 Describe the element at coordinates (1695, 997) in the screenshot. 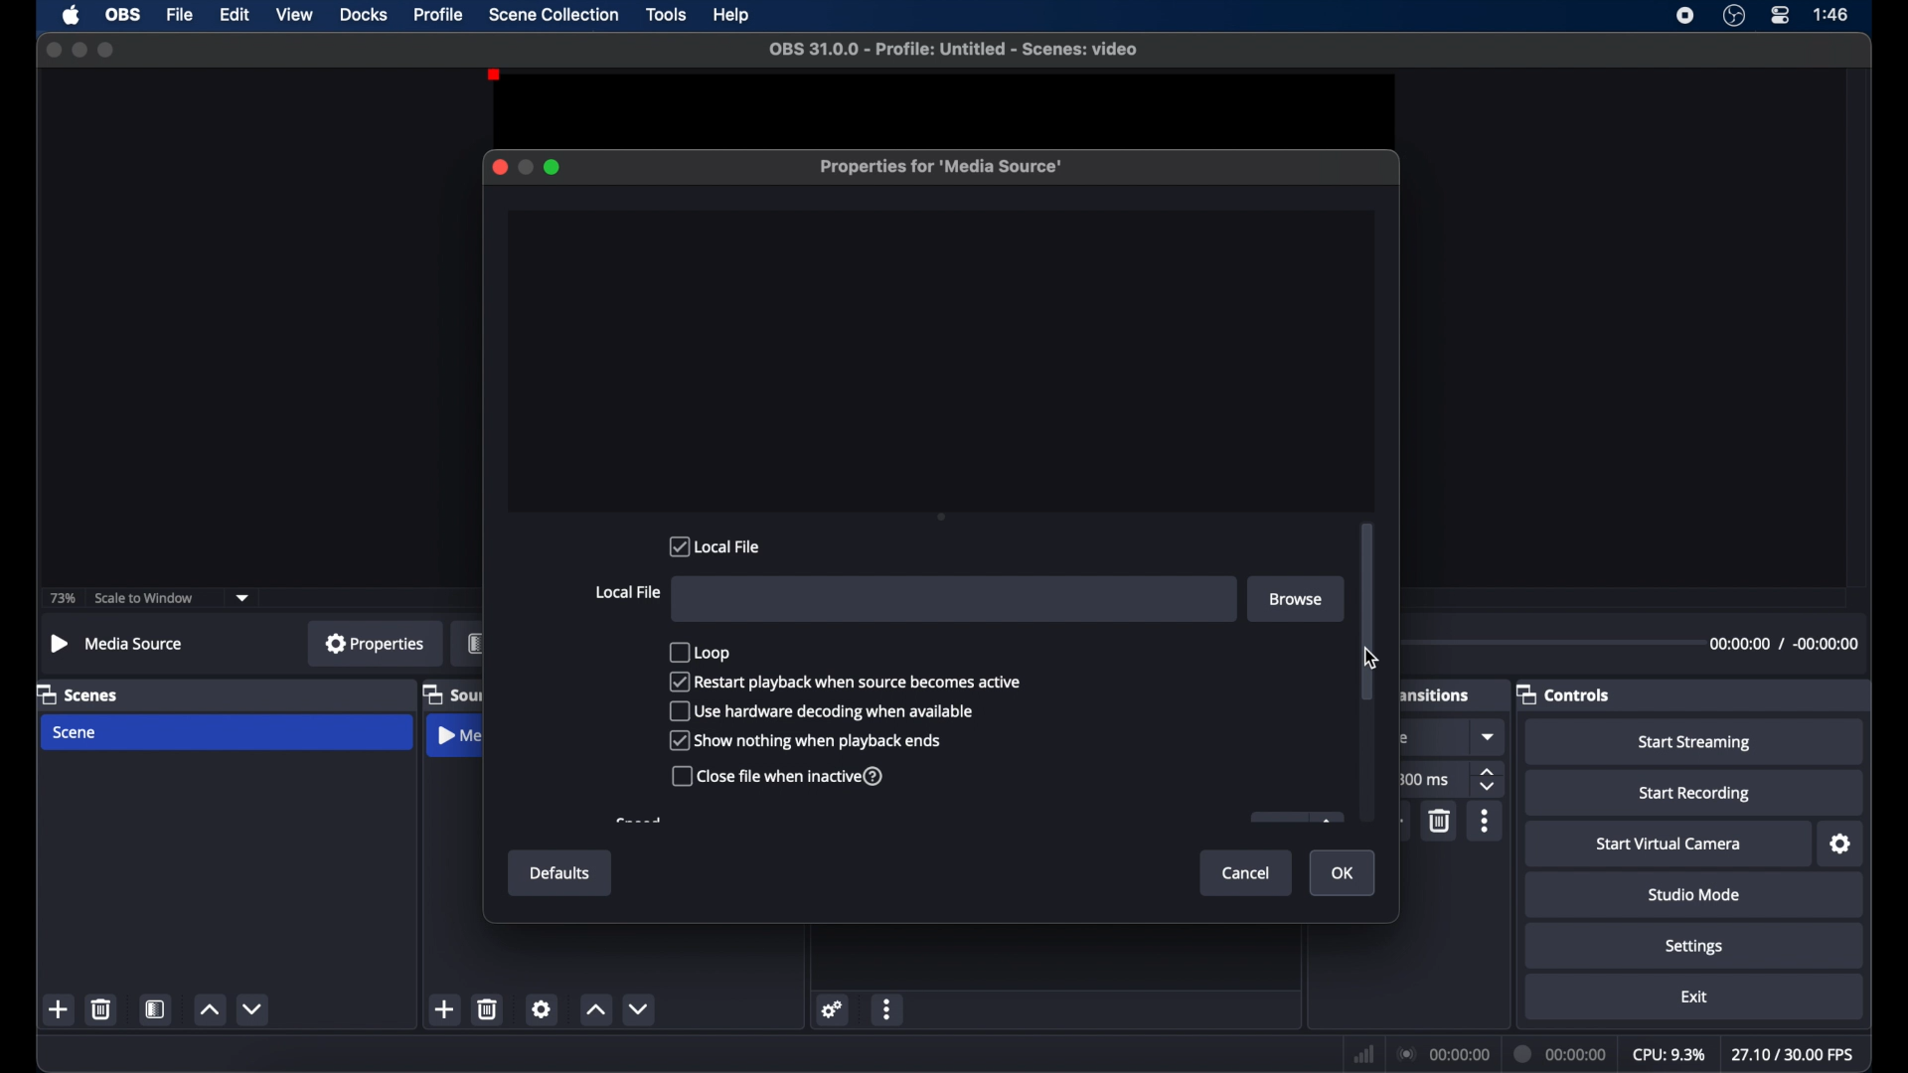

I see `exit` at that location.